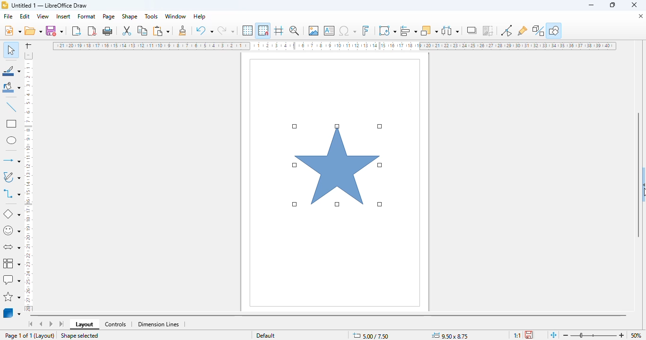 This screenshot has height=340, width=646. I want to click on toggle point edit mode, so click(507, 31).